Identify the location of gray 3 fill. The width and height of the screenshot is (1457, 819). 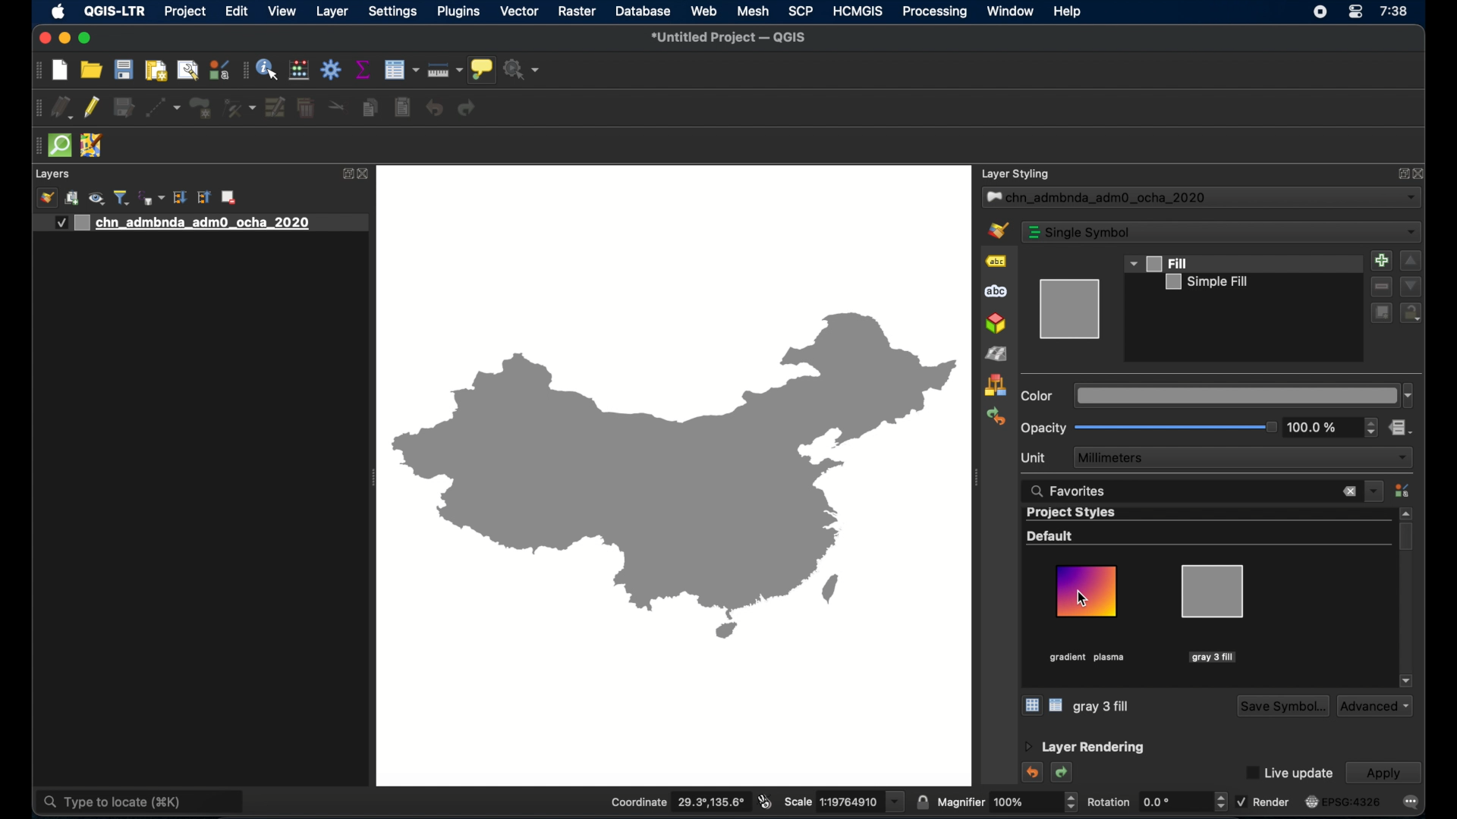
(1102, 707).